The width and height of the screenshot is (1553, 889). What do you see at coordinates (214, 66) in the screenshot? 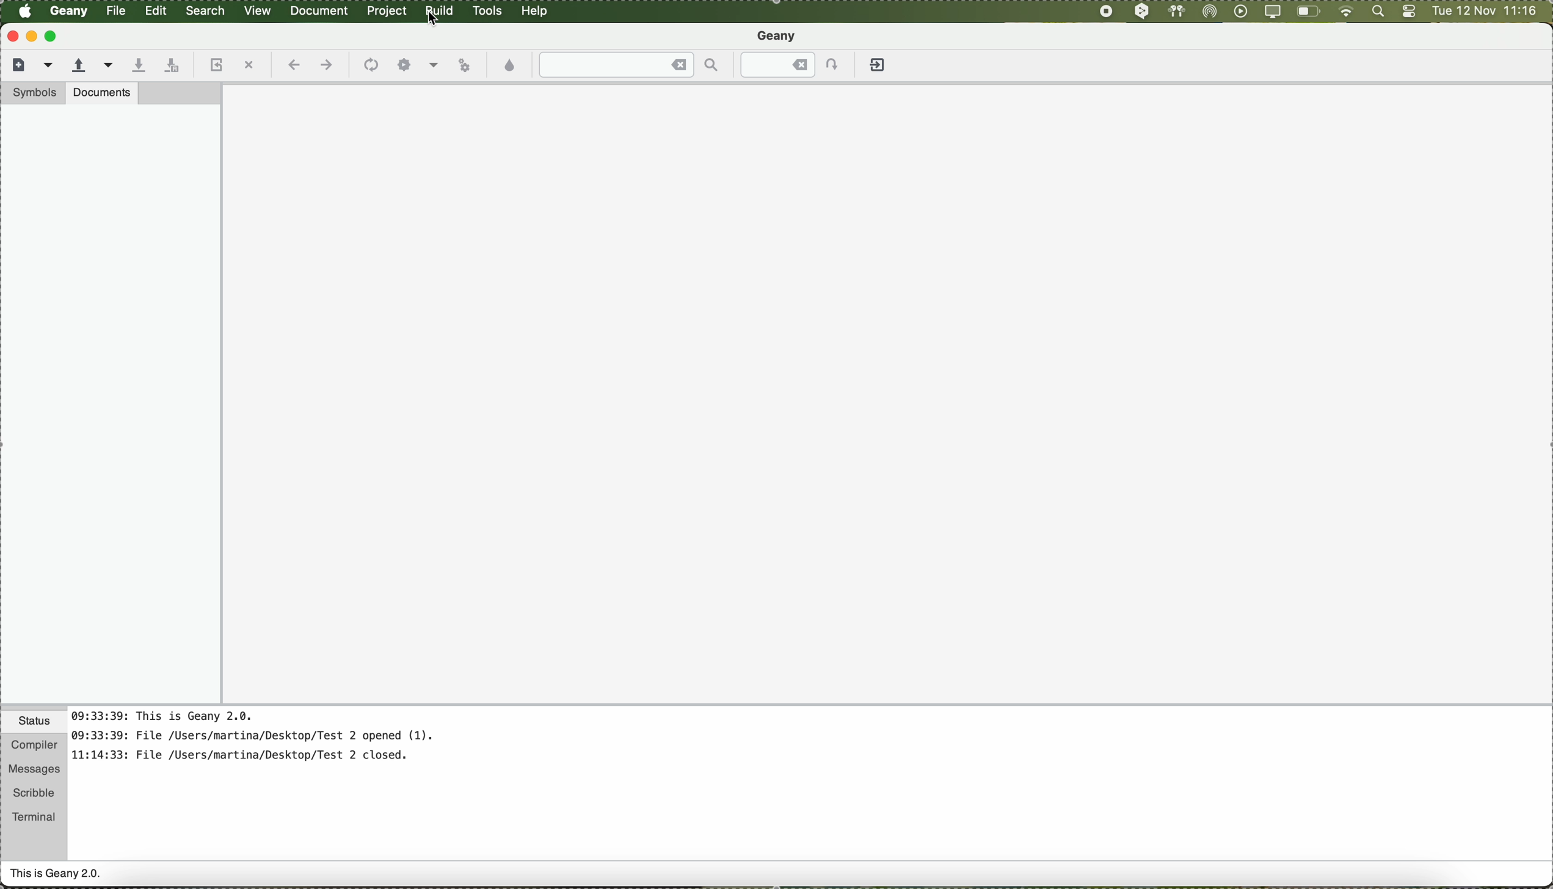
I see `reload the current file from disk` at bounding box center [214, 66].